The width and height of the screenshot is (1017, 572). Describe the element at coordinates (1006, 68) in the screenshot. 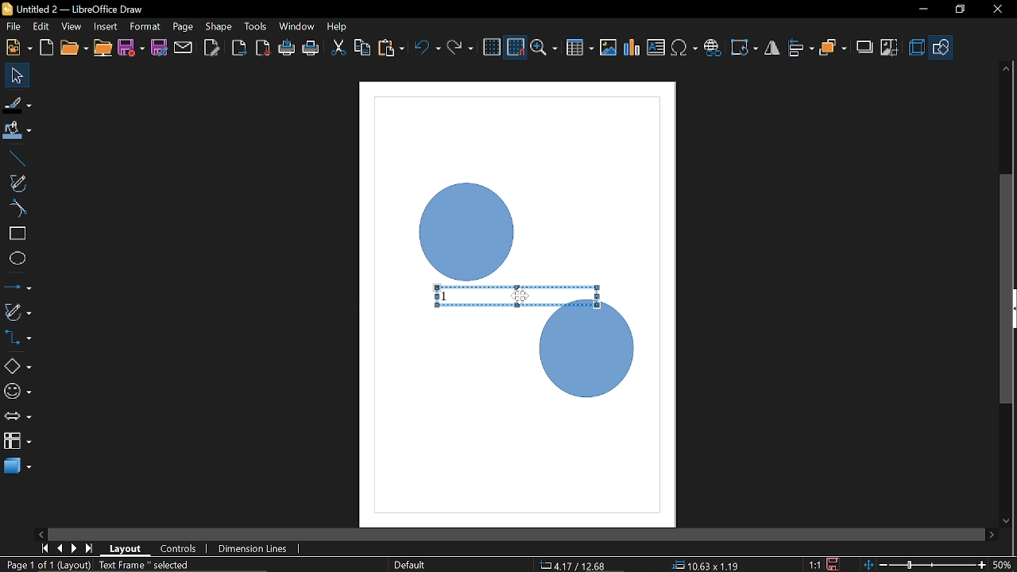

I see `Move up` at that location.